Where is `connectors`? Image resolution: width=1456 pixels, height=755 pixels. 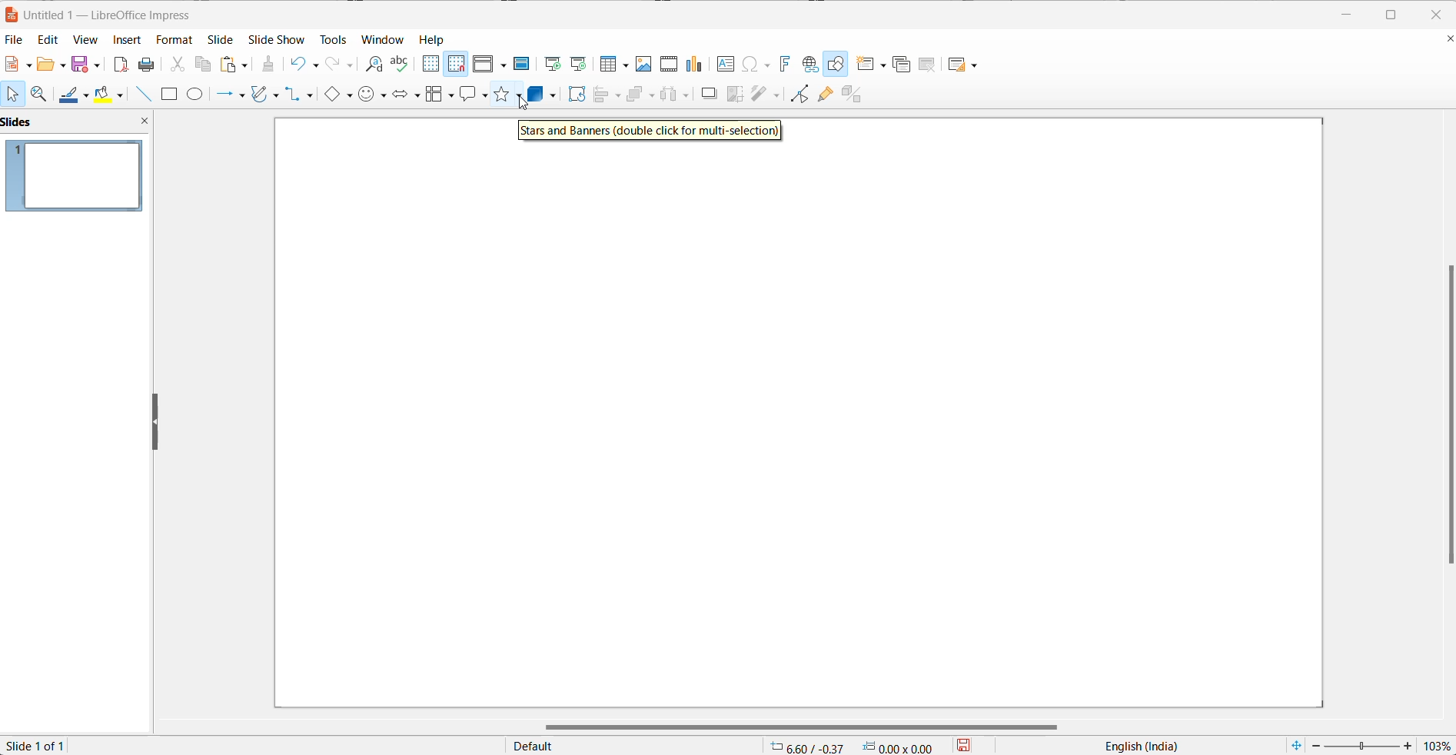
connectors is located at coordinates (304, 95).